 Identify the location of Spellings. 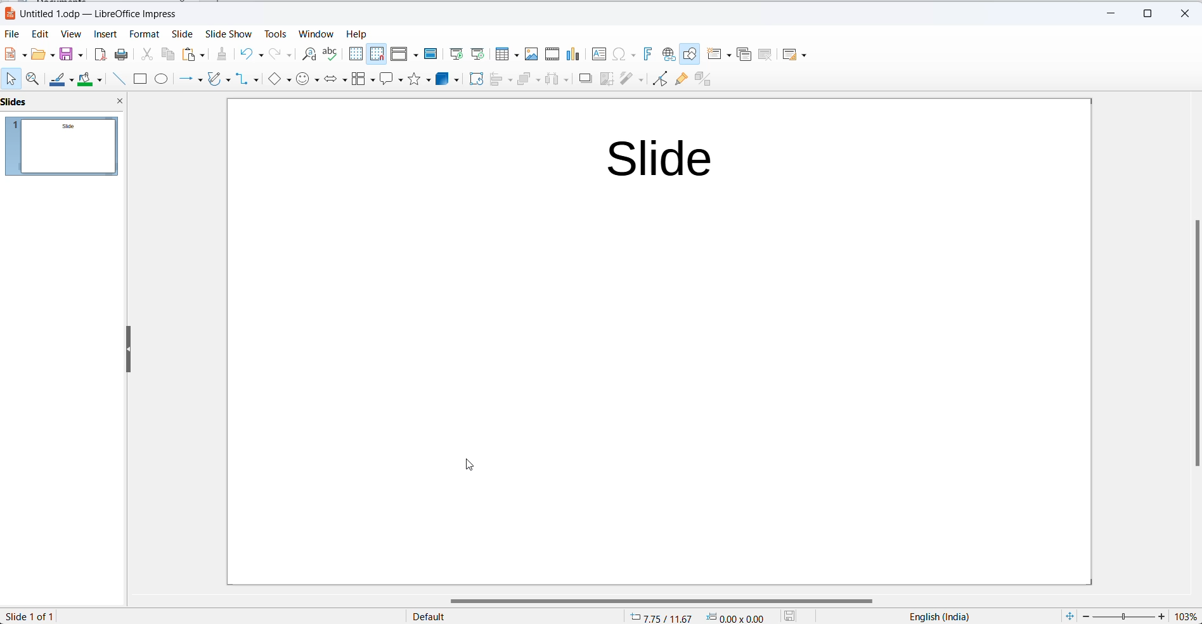
(328, 55).